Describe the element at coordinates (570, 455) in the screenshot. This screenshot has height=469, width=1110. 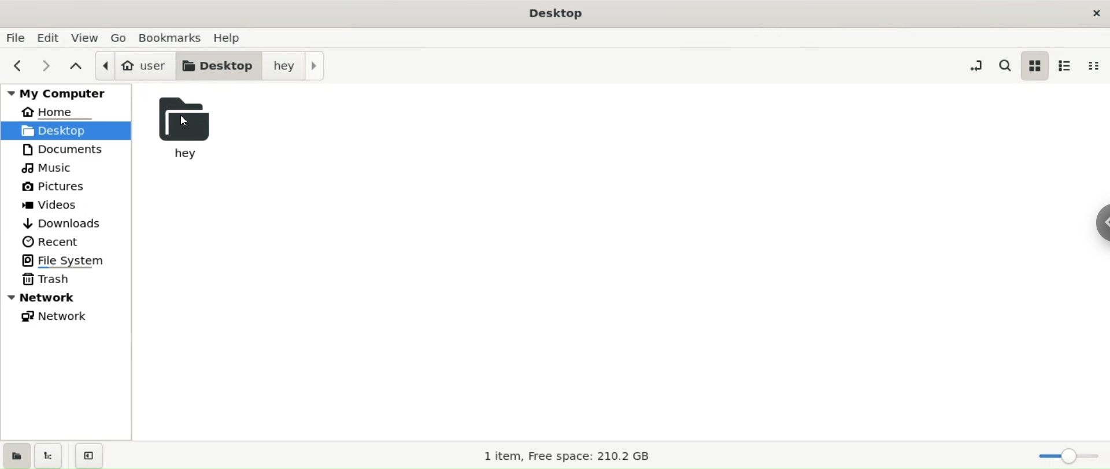
I see `1 item, Free space: 210.2 GB` at that location.